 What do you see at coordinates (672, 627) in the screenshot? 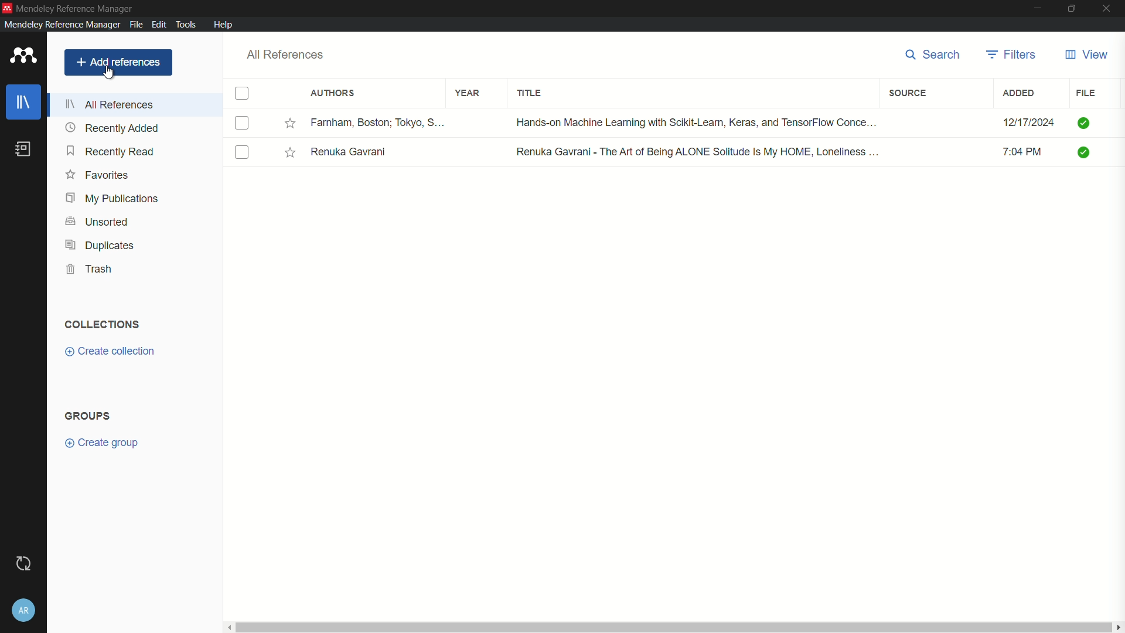
I see `vertical scroll bar` at bounding box center [672, 627].